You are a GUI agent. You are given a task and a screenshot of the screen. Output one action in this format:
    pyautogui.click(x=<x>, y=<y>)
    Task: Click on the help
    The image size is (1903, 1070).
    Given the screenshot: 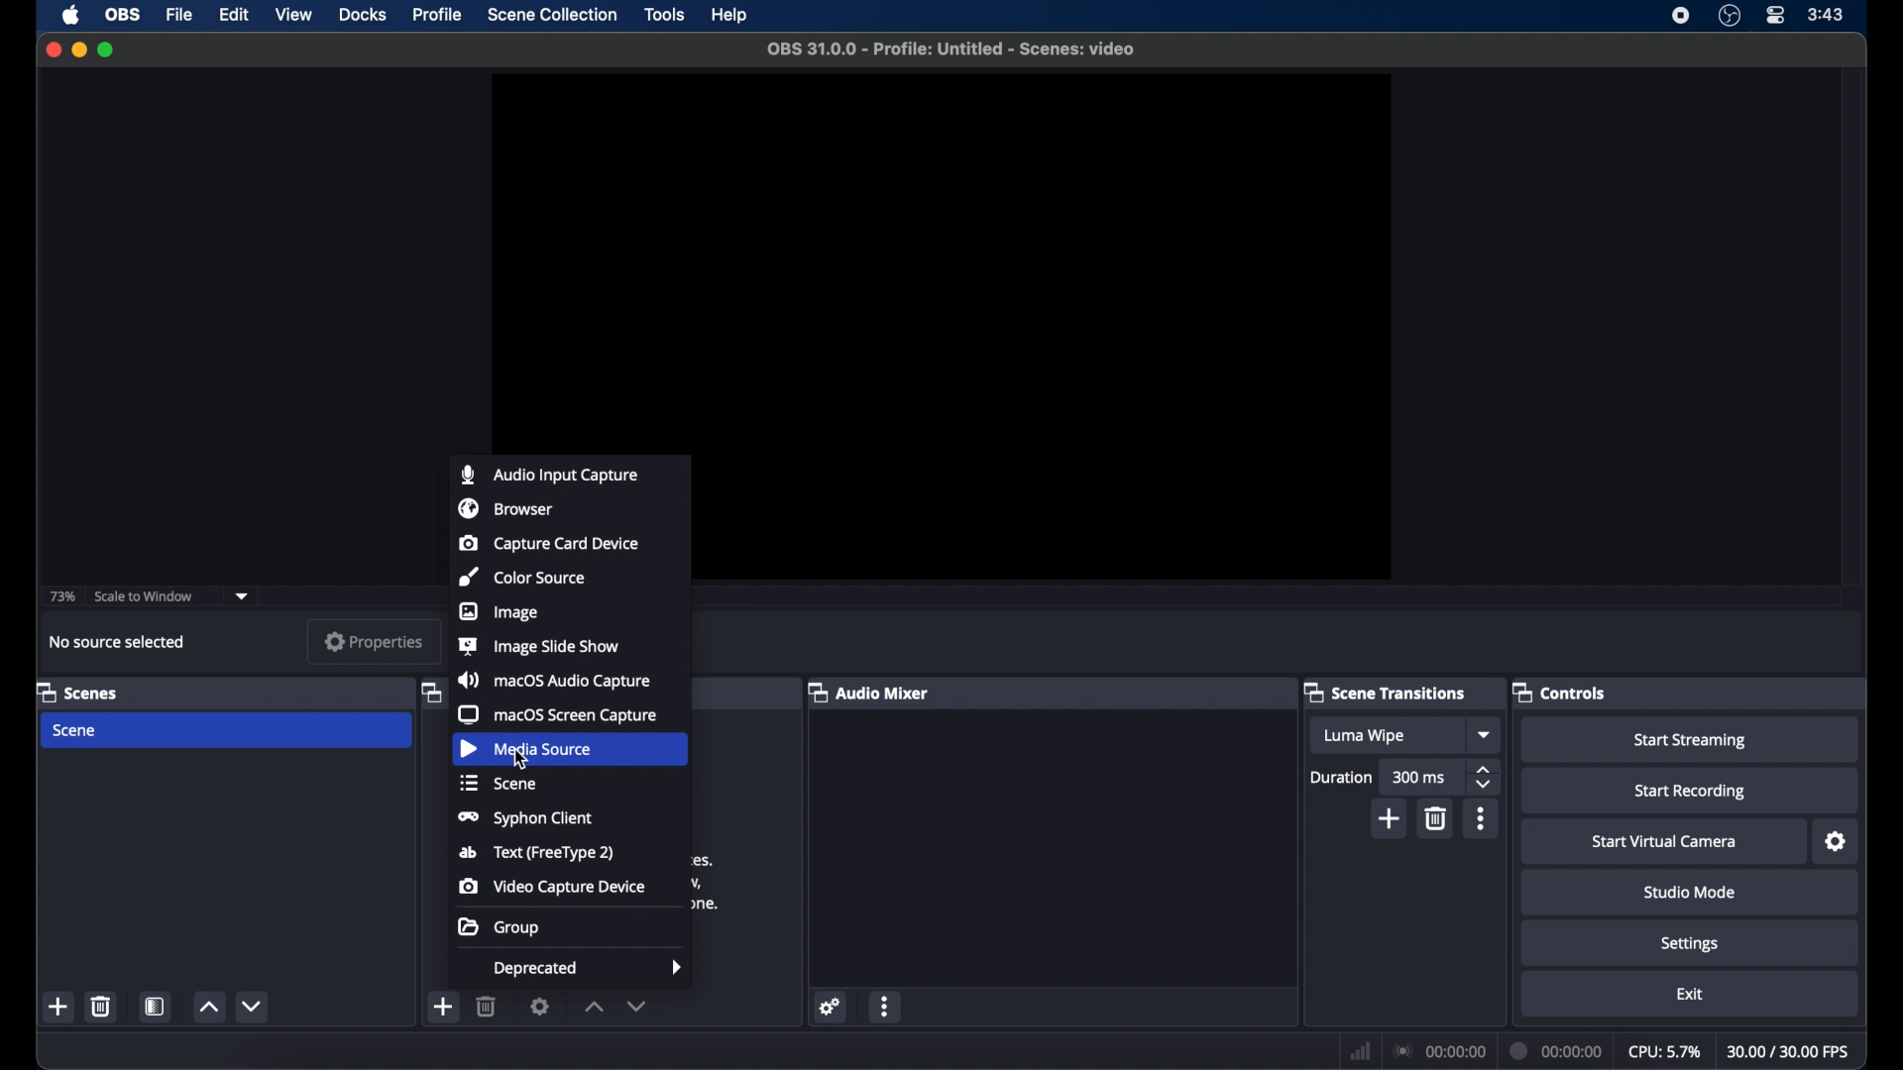 What is the action you would take?
    pyautogui.click(x=731, y=16)
    